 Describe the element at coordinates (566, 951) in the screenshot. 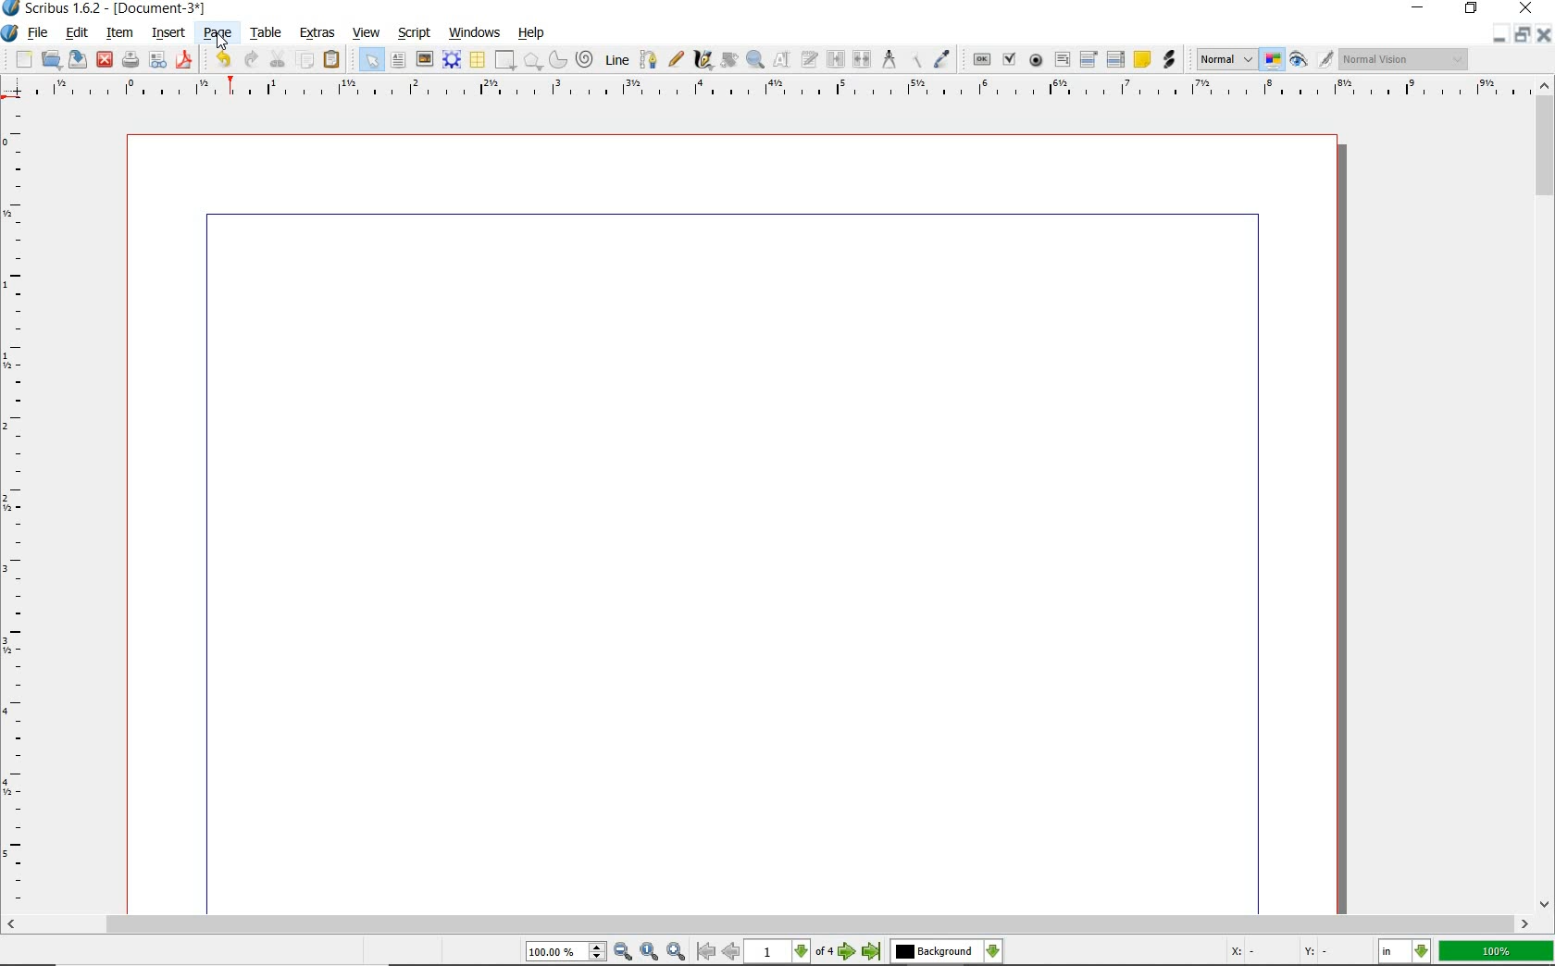

I see `Zoom 100.00%` at that location.